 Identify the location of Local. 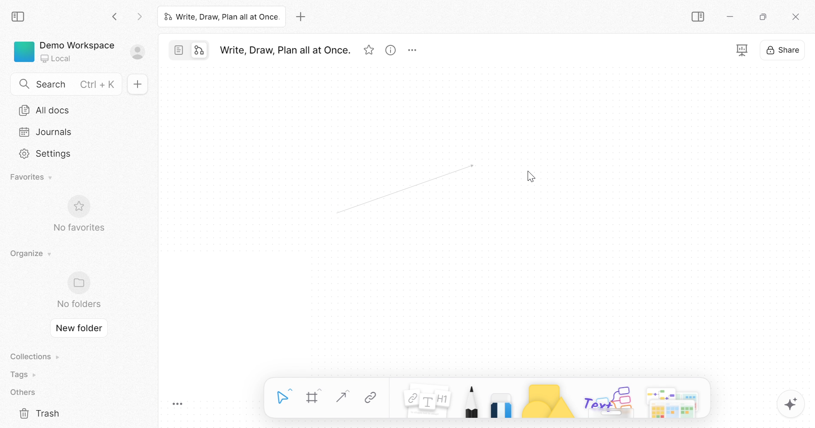
(56, 59).